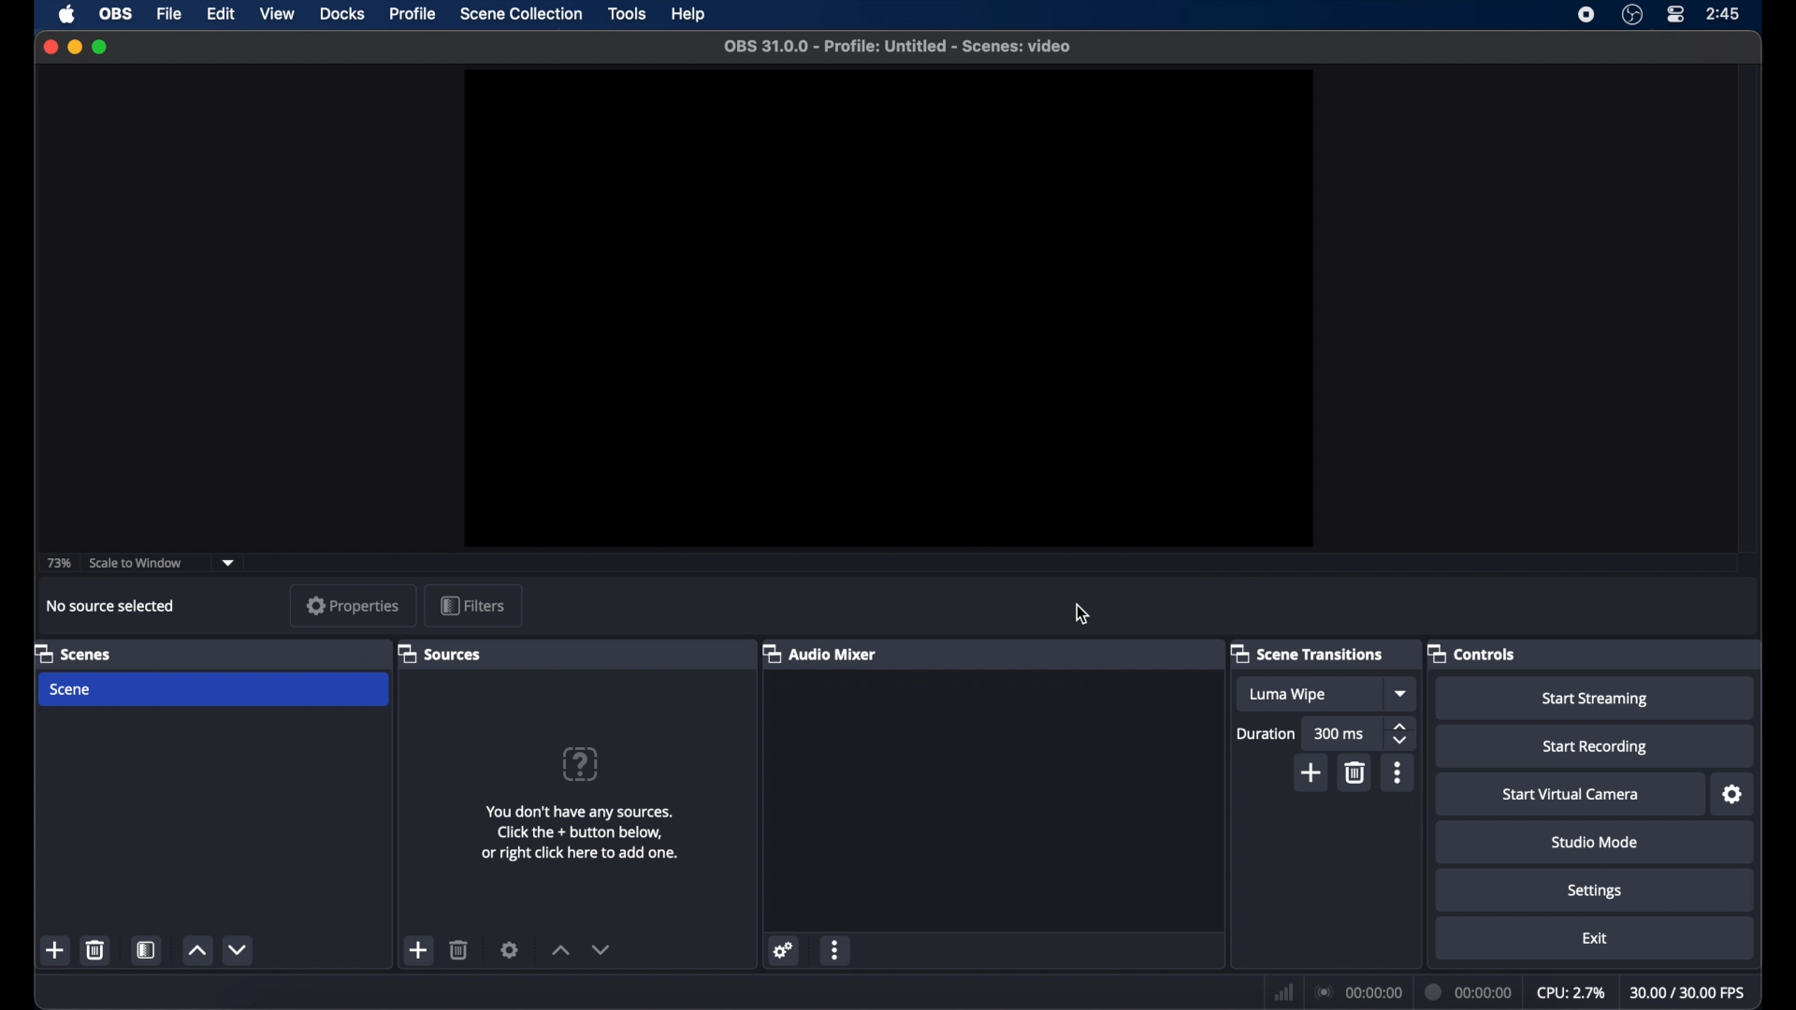 This screenshot has width=1796, height=1010. Describe the element at coordinates (1595, 939) in the screenshot. I see `exit` at that location.